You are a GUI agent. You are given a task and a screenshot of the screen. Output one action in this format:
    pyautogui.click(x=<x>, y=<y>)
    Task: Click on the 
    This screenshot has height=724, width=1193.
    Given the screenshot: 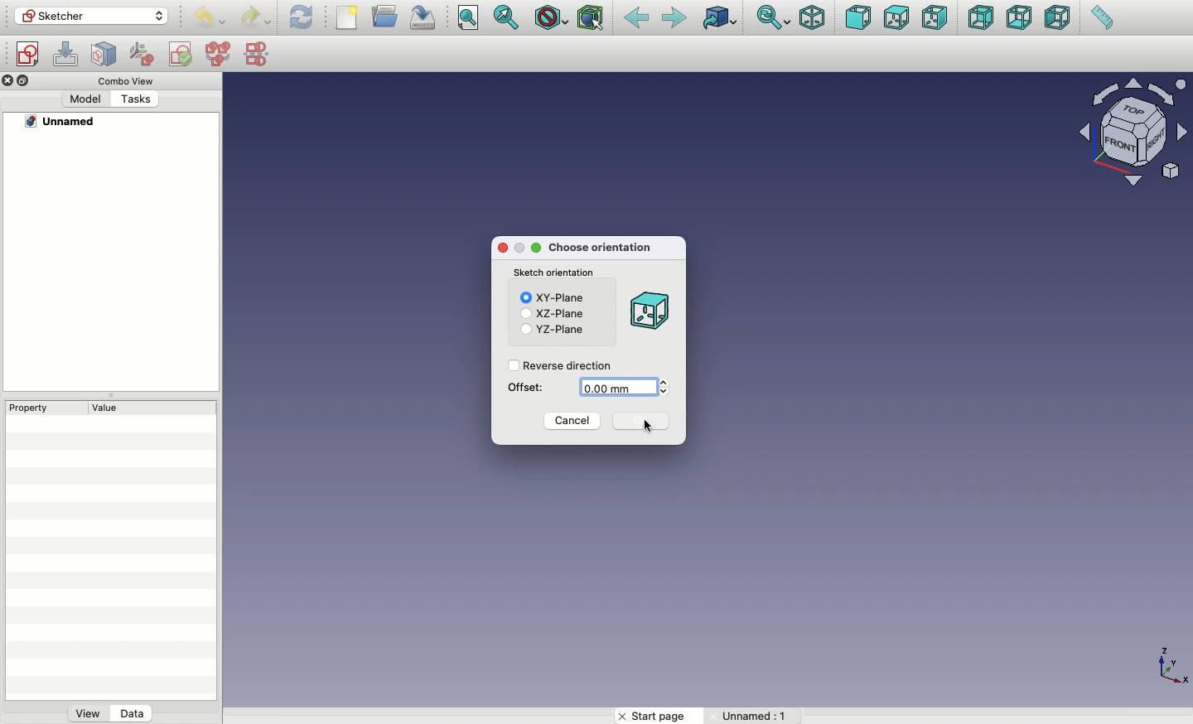 What is the action you would take?
    pyautogui.click(x=556, y=273)
    